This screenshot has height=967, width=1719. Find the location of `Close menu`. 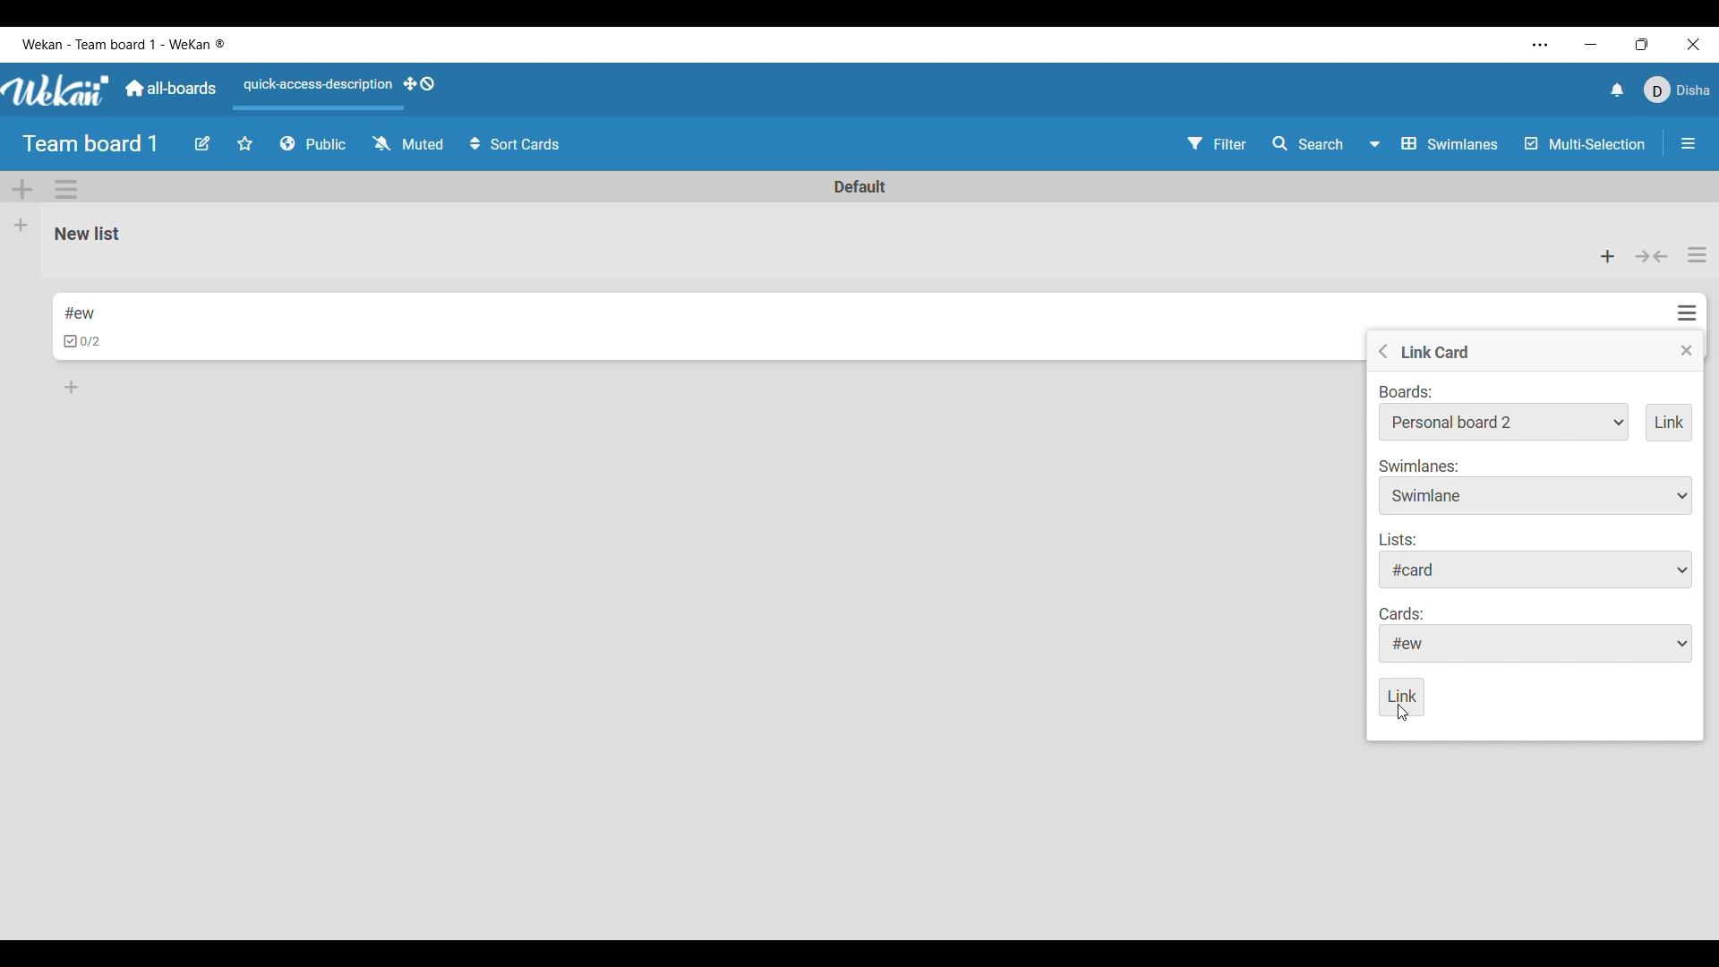

Close menu is located at coordinates (1687, 350).